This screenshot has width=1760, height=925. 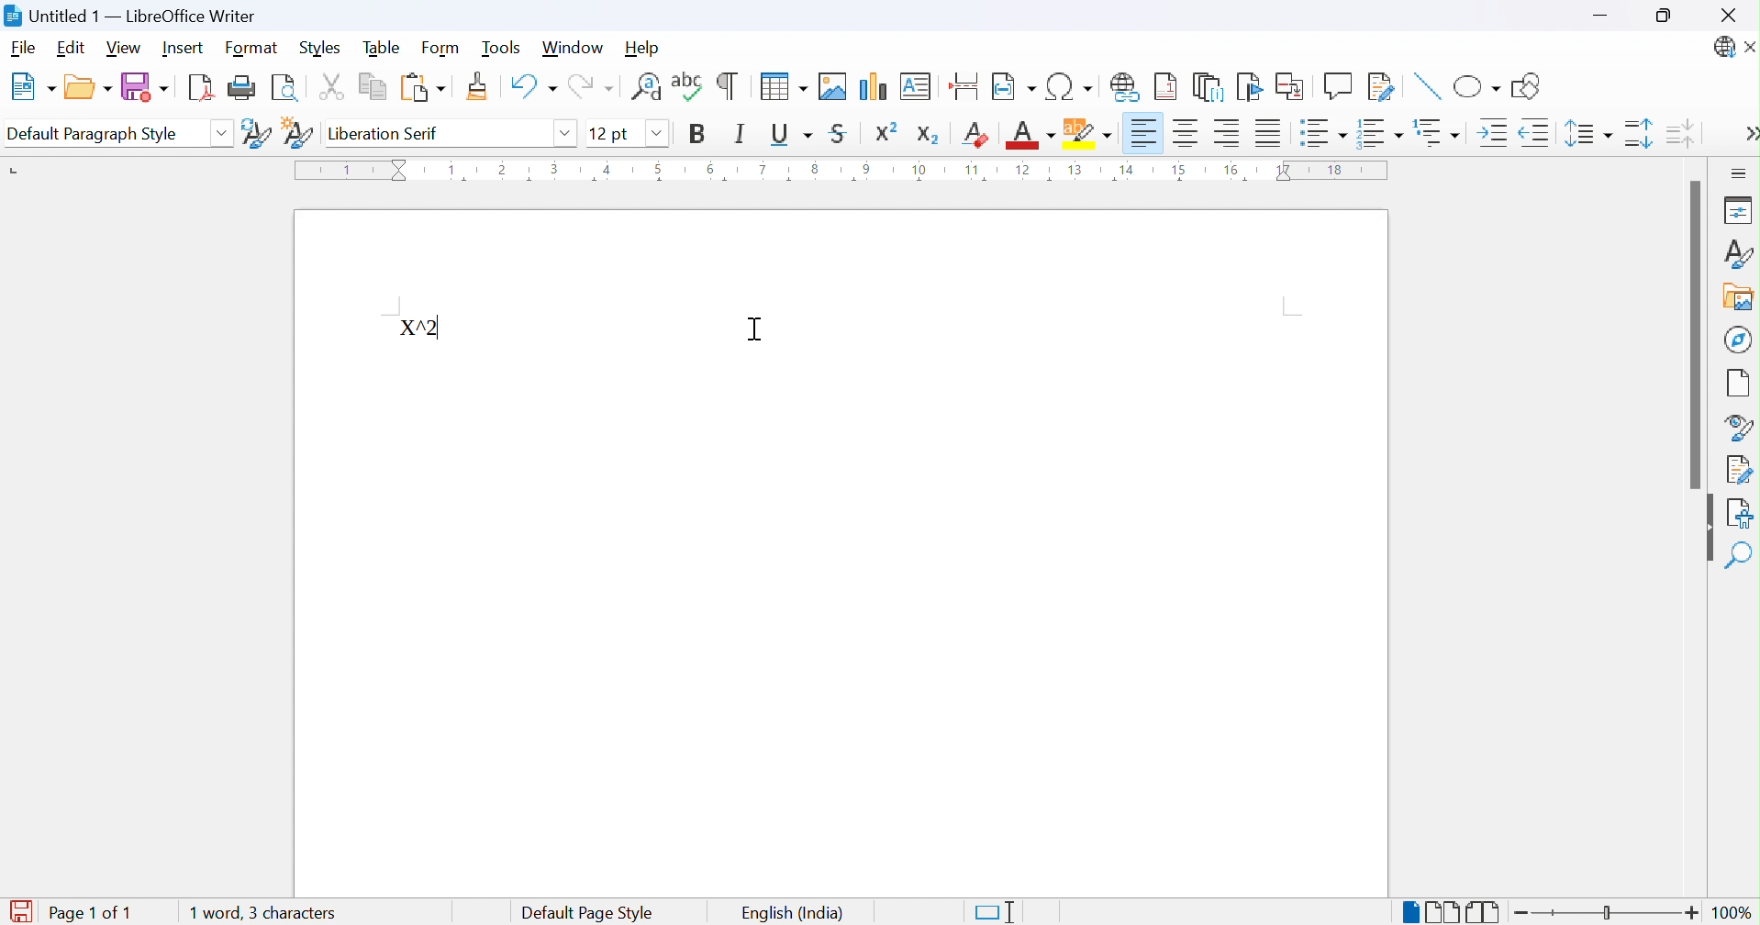 I want to click on Default page style, so click(x=585, y=913).